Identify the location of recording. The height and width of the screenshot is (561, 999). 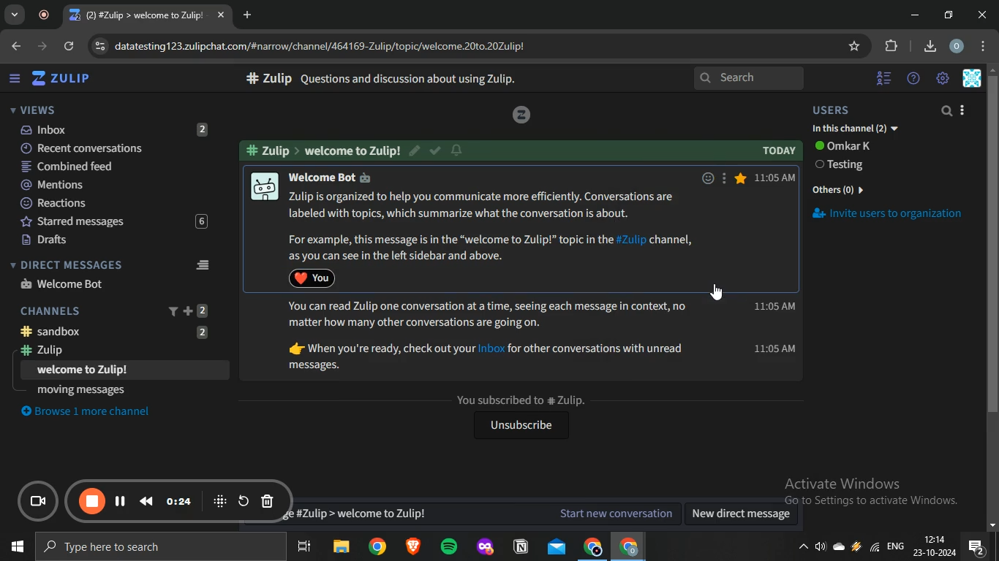
(48, 15).